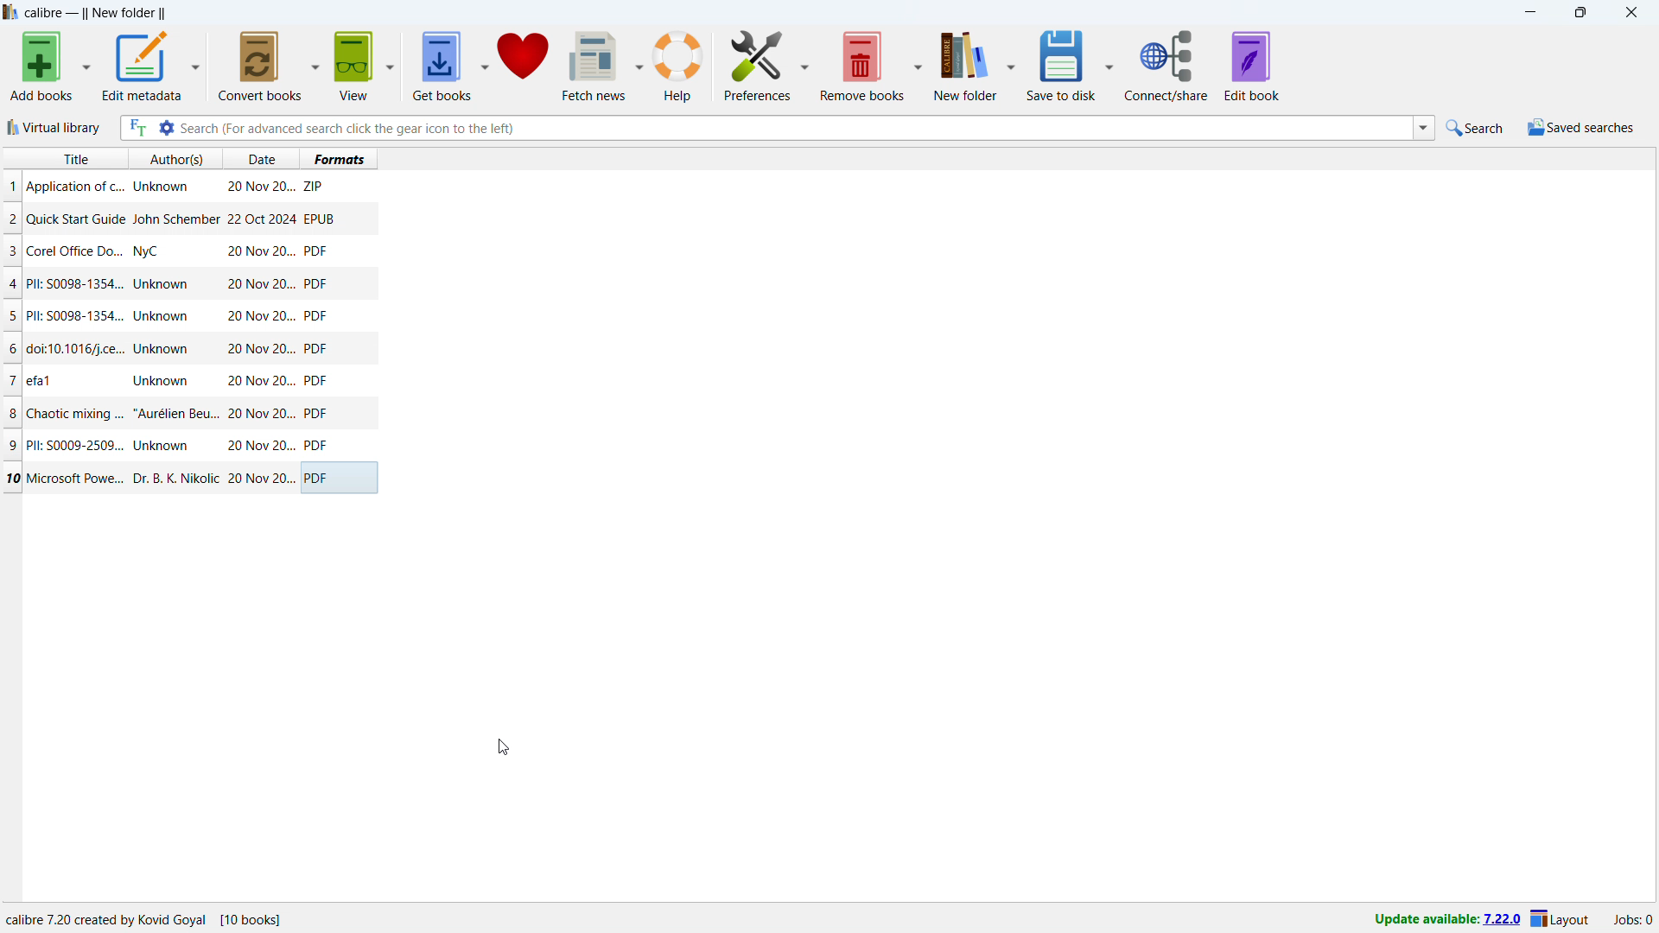 Image resolution: width=1659 pixels, height=933 pixels. Describe the element at coordinates (639, 64) in the screenshot. I see `fetch new options` at that location.